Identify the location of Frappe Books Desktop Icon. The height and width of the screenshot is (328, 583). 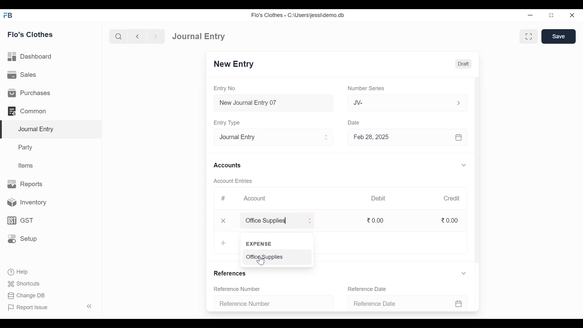
(8, 15).